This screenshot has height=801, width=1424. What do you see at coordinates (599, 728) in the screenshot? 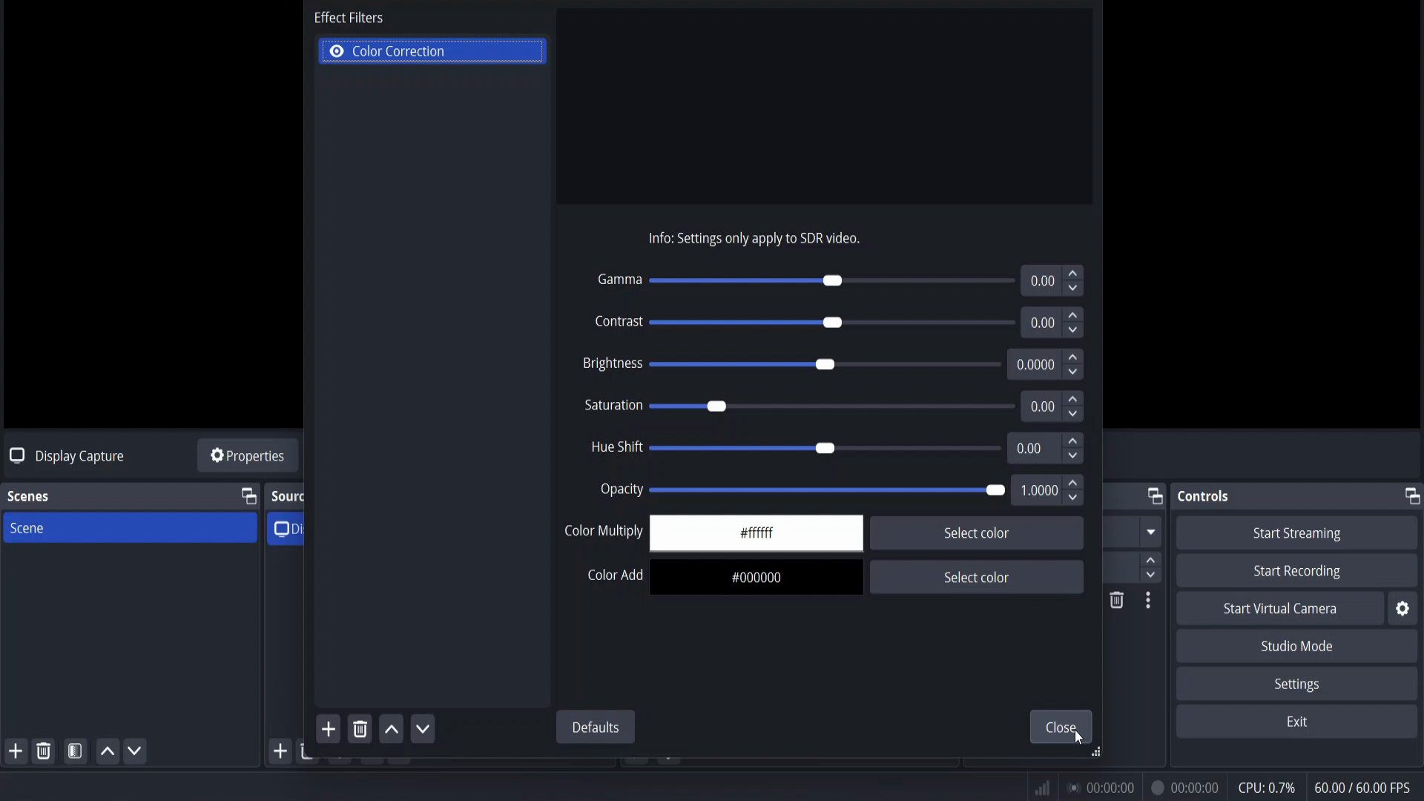
I see `defaults` at bounding box center [599, 728].